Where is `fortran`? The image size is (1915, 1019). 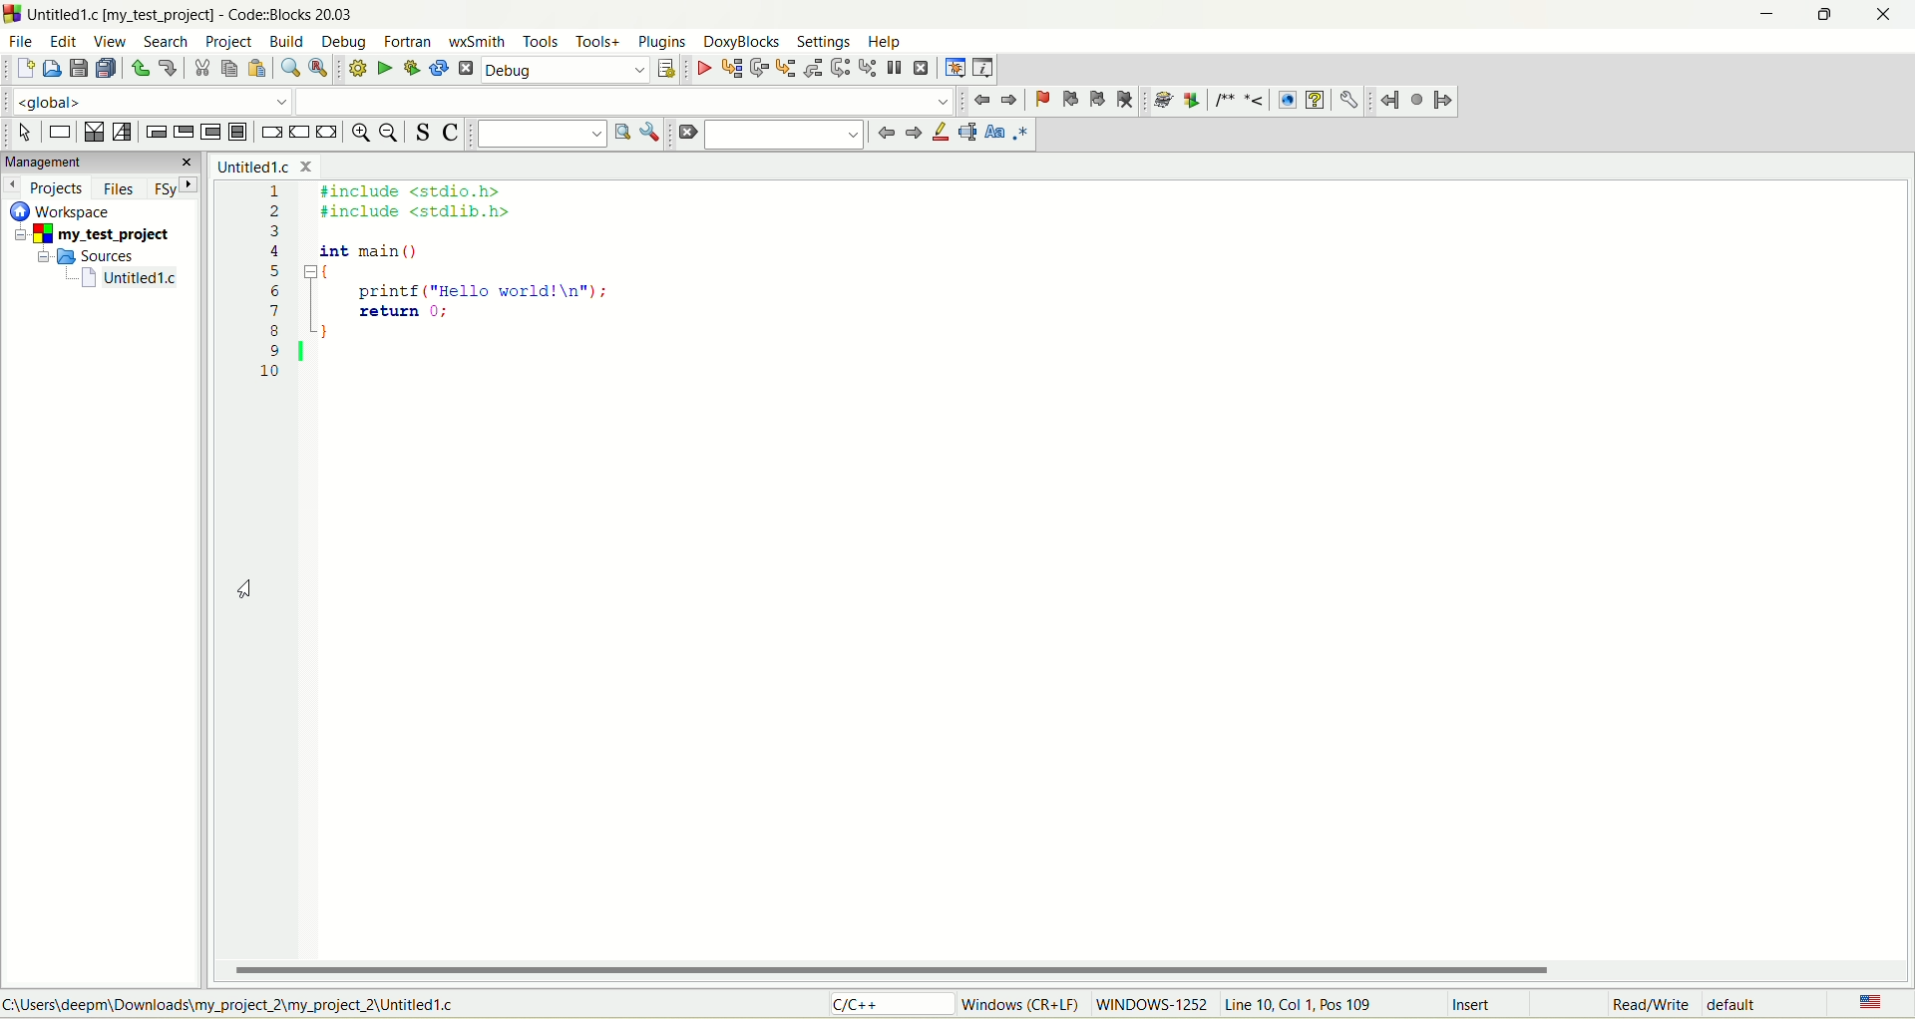 fortran is located at coordinates (409, 42).